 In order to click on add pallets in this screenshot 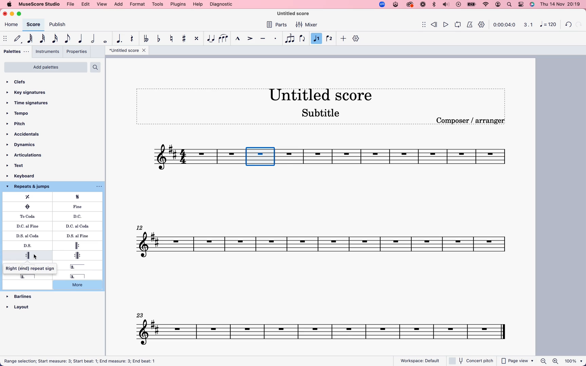, I will do `click(46, 67)`.